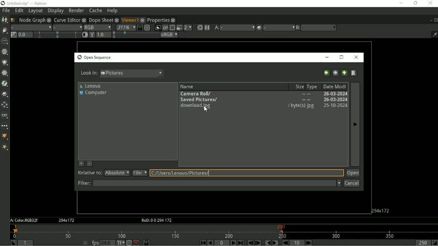 This screenshot has width=438, height=246. I want to click on Date Modified, so click(334, 87).